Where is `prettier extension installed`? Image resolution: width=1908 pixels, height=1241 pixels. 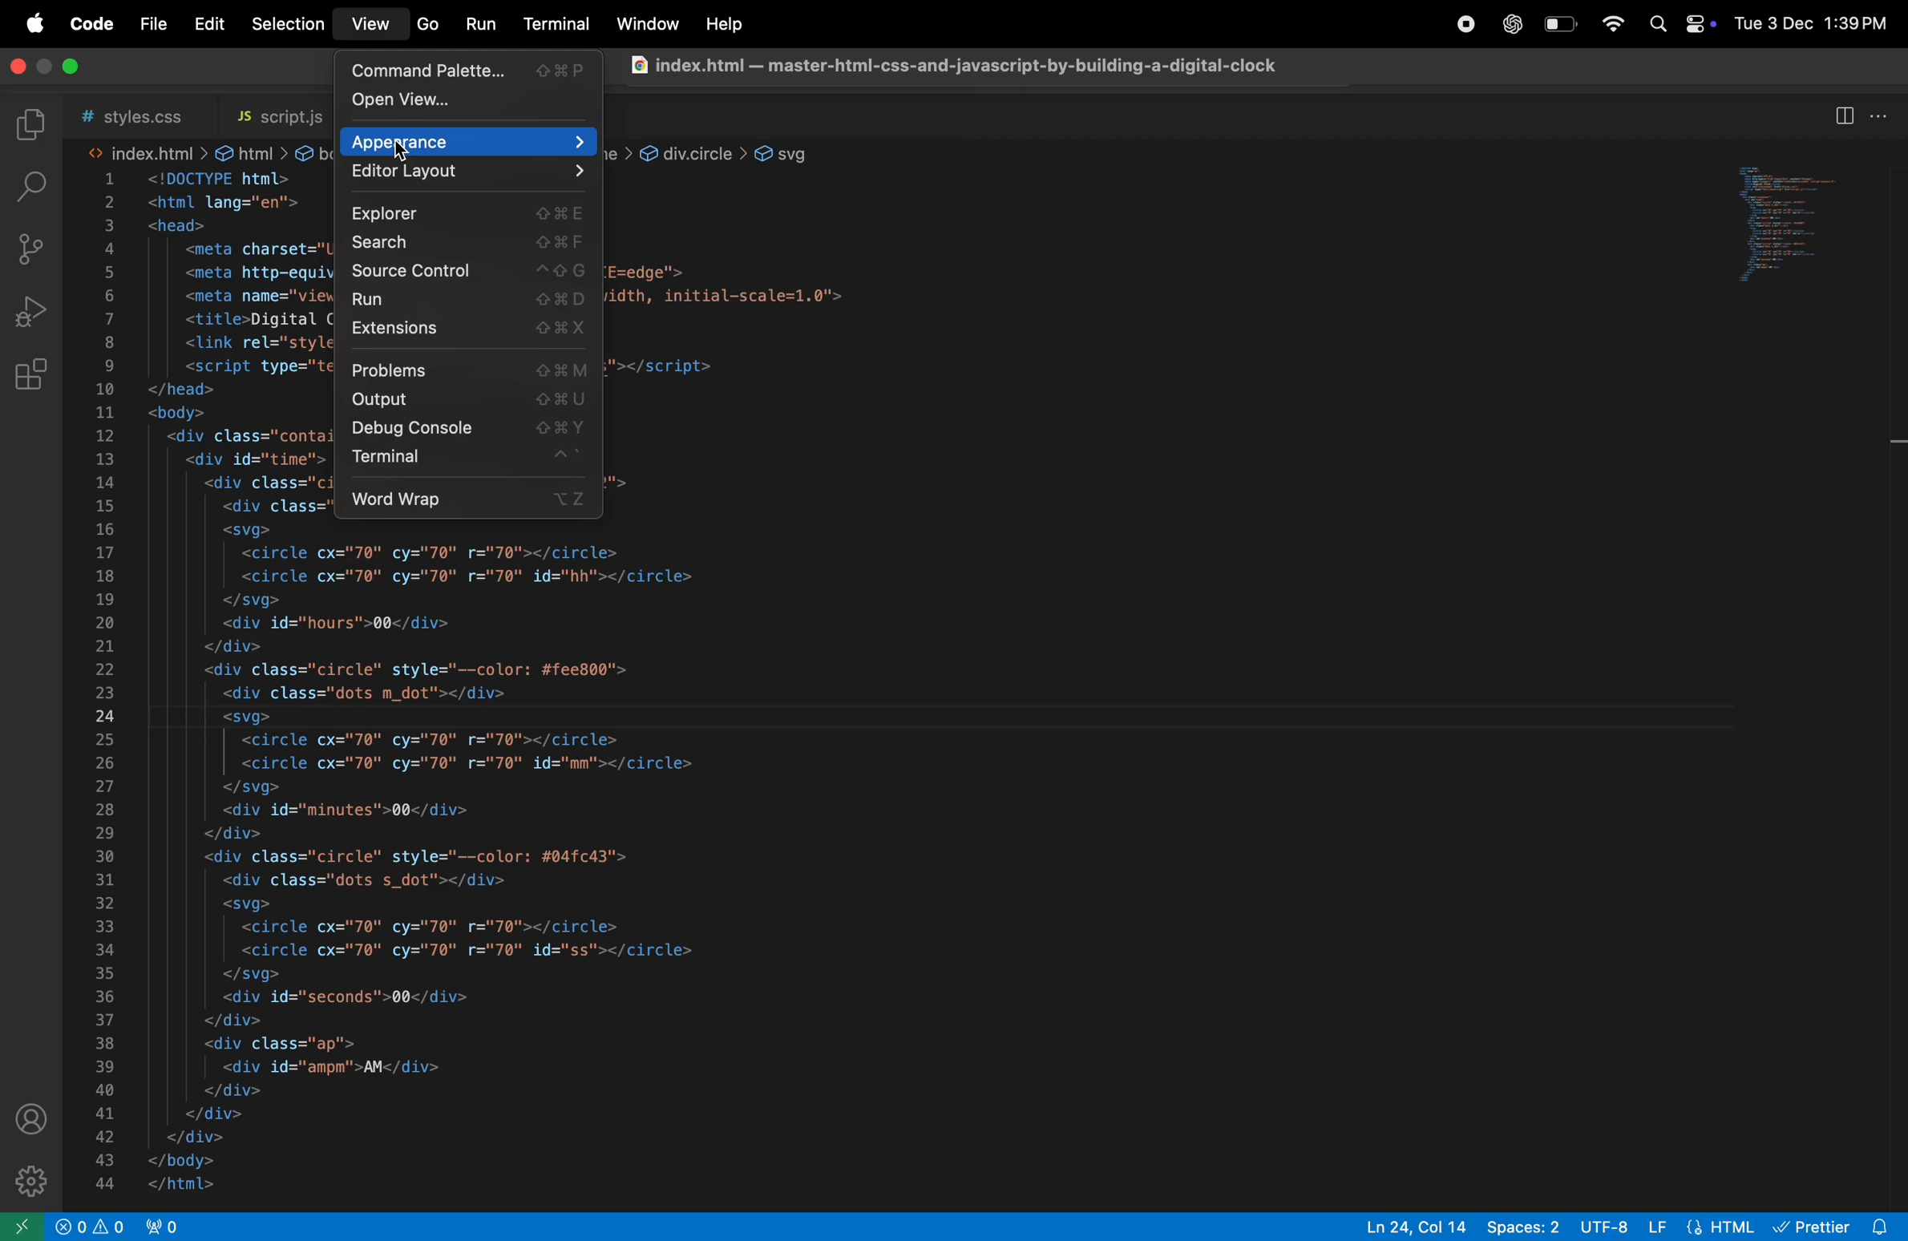 prettier extension installed is located at coordinates (1837, 1226).